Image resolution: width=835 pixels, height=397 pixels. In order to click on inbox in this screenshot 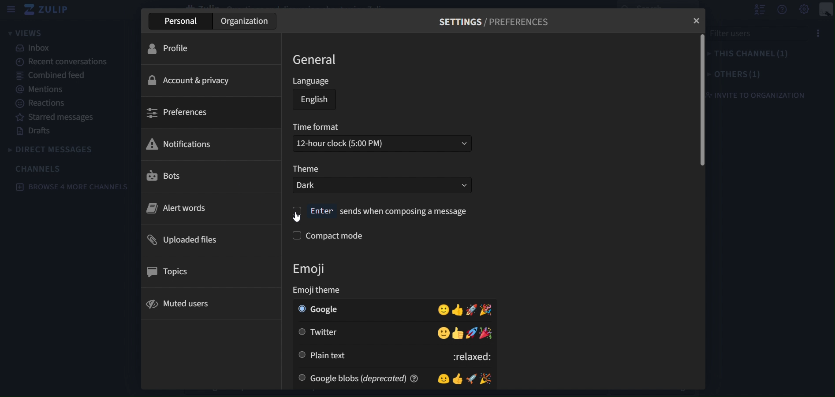, I will do `click(37, 48)`.